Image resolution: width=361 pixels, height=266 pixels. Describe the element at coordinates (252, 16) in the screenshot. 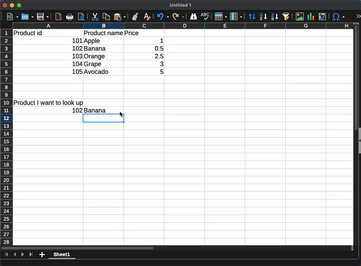

I see `sort` at that location.